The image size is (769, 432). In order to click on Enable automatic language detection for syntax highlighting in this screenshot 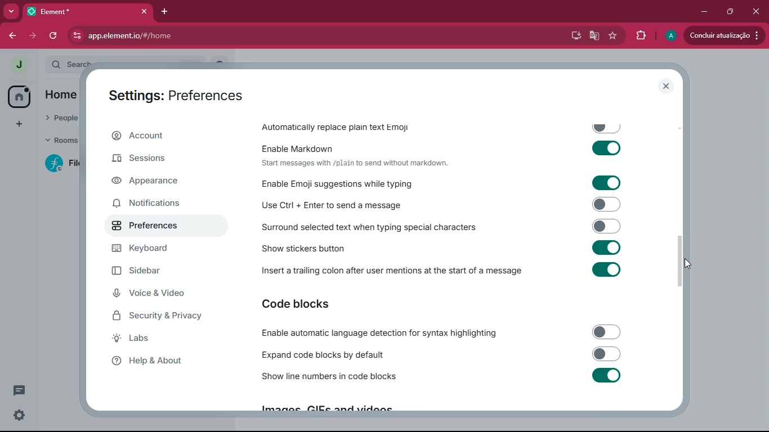, I will do `click(440, 333)`.